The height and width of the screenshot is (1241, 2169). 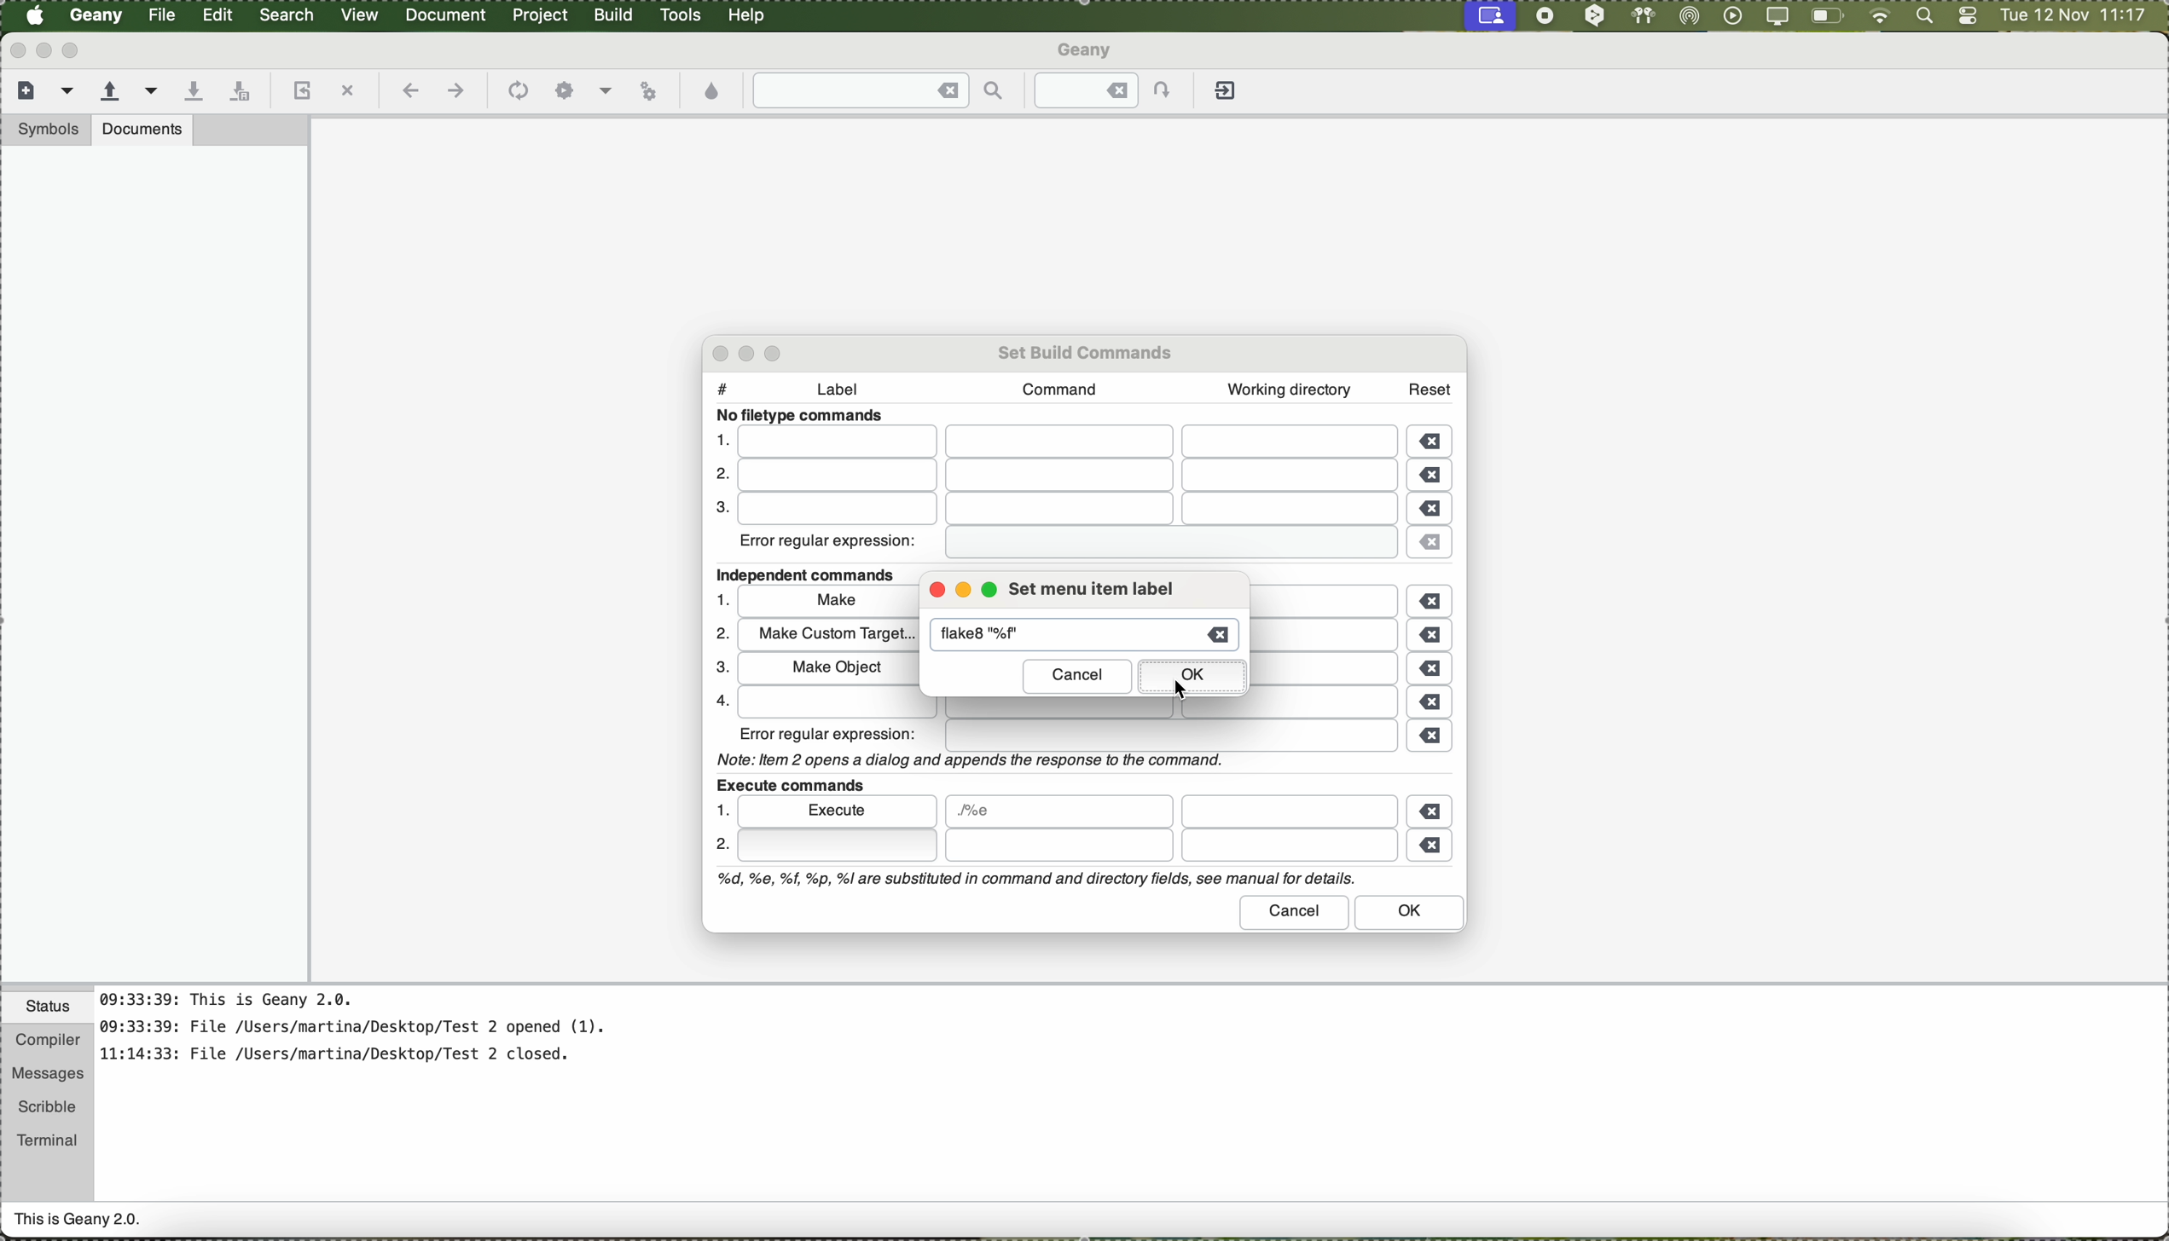 What do you see at coordinates (1171, 736) in the screenshot?
I see `file` at bounding box center [1171, 736].